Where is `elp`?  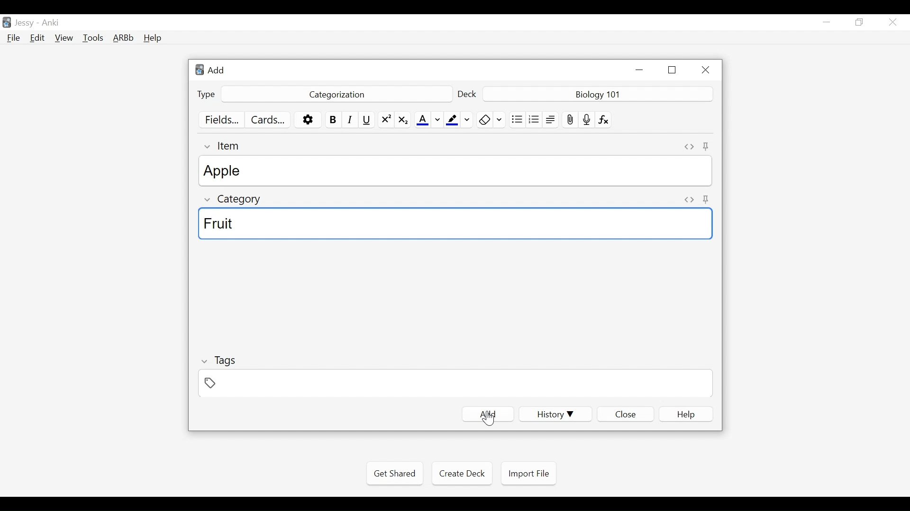
elp is located at coordinates (687, 414).